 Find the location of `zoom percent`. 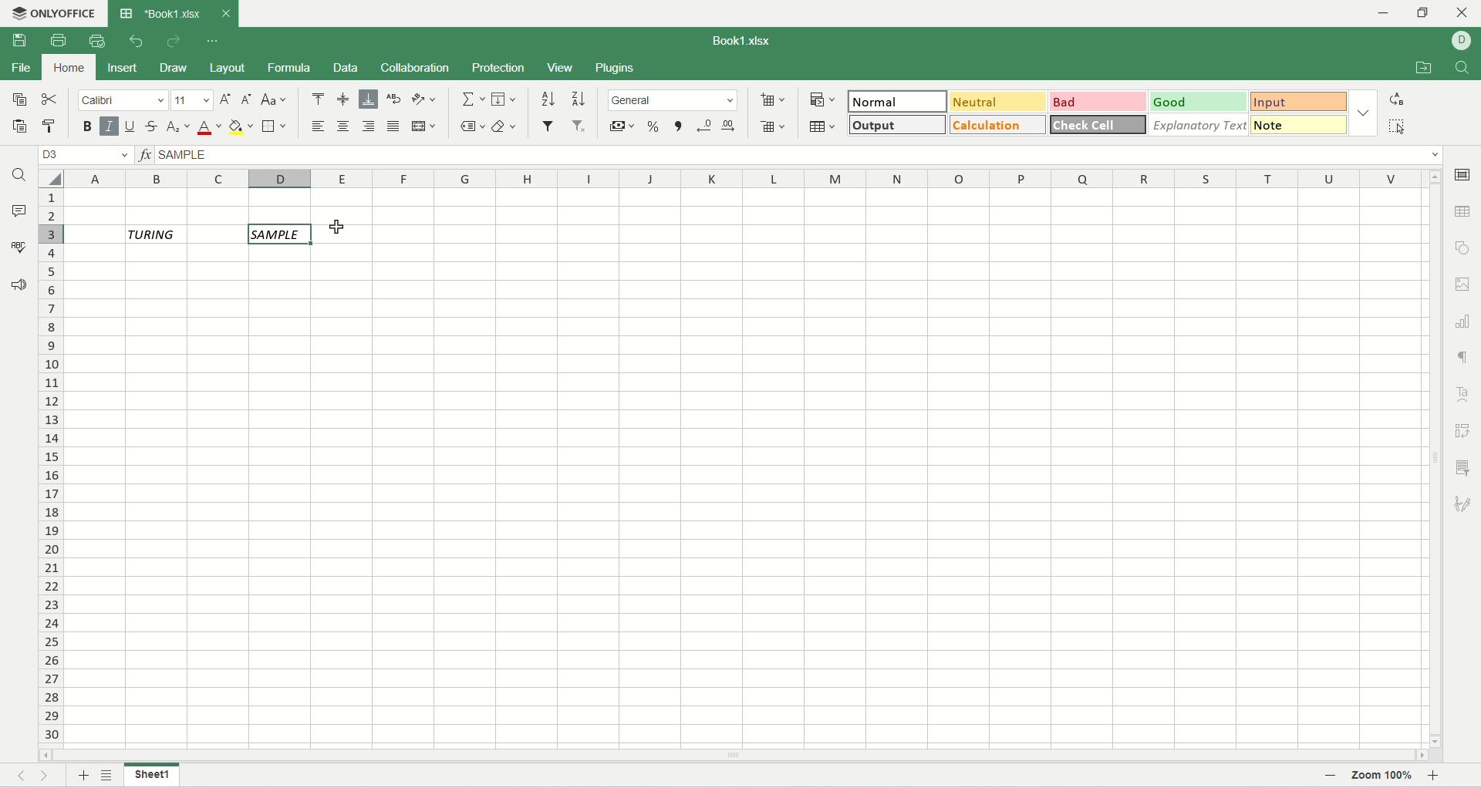

zoom percent is located at coordinates (1383, 778).